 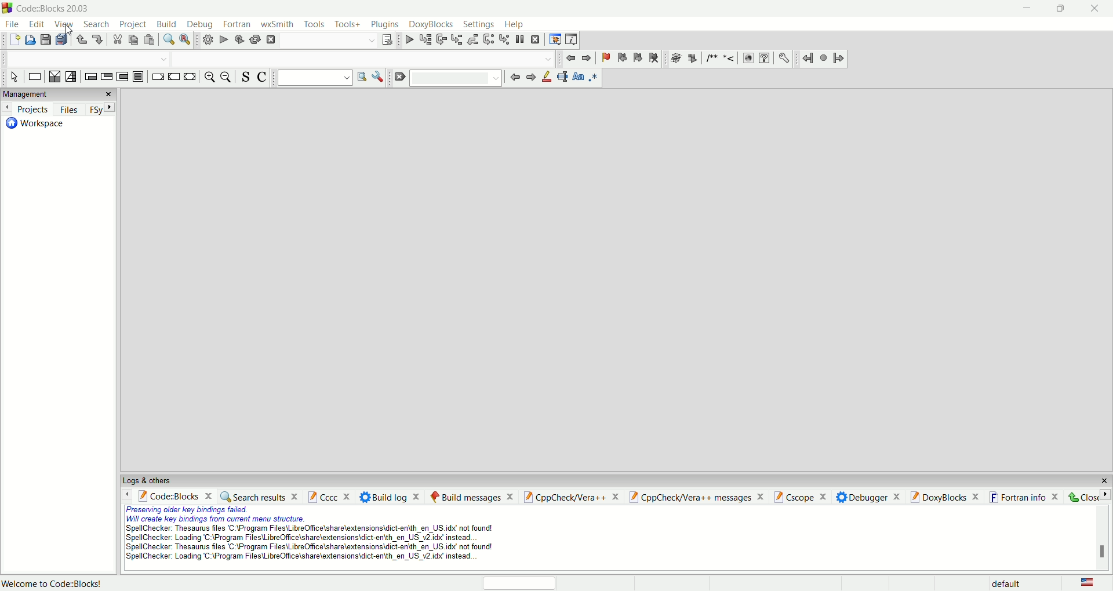 What do you see at coordinates (222, 41) in the screenshot?
I see `run` at bounding box center [222, 41].